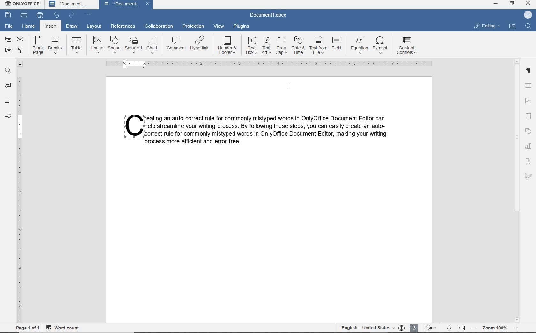 This screenshot has height=333, width=536. Describe the element at coordinates (529, 130) in the screenshot. I see `shape` at that location.